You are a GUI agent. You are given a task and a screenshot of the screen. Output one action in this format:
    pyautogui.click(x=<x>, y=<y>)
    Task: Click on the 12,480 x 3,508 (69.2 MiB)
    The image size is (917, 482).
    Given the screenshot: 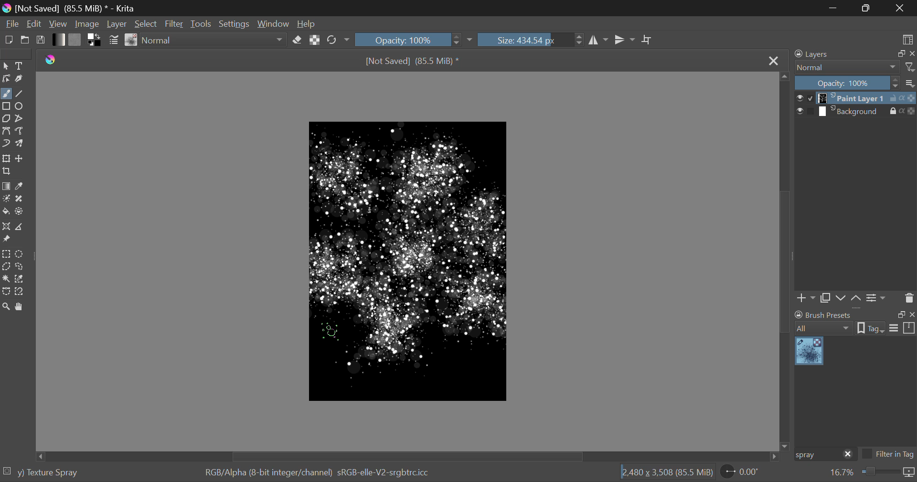 What is the action you would take?
    pyautogui.click(x=667, y=472)
    